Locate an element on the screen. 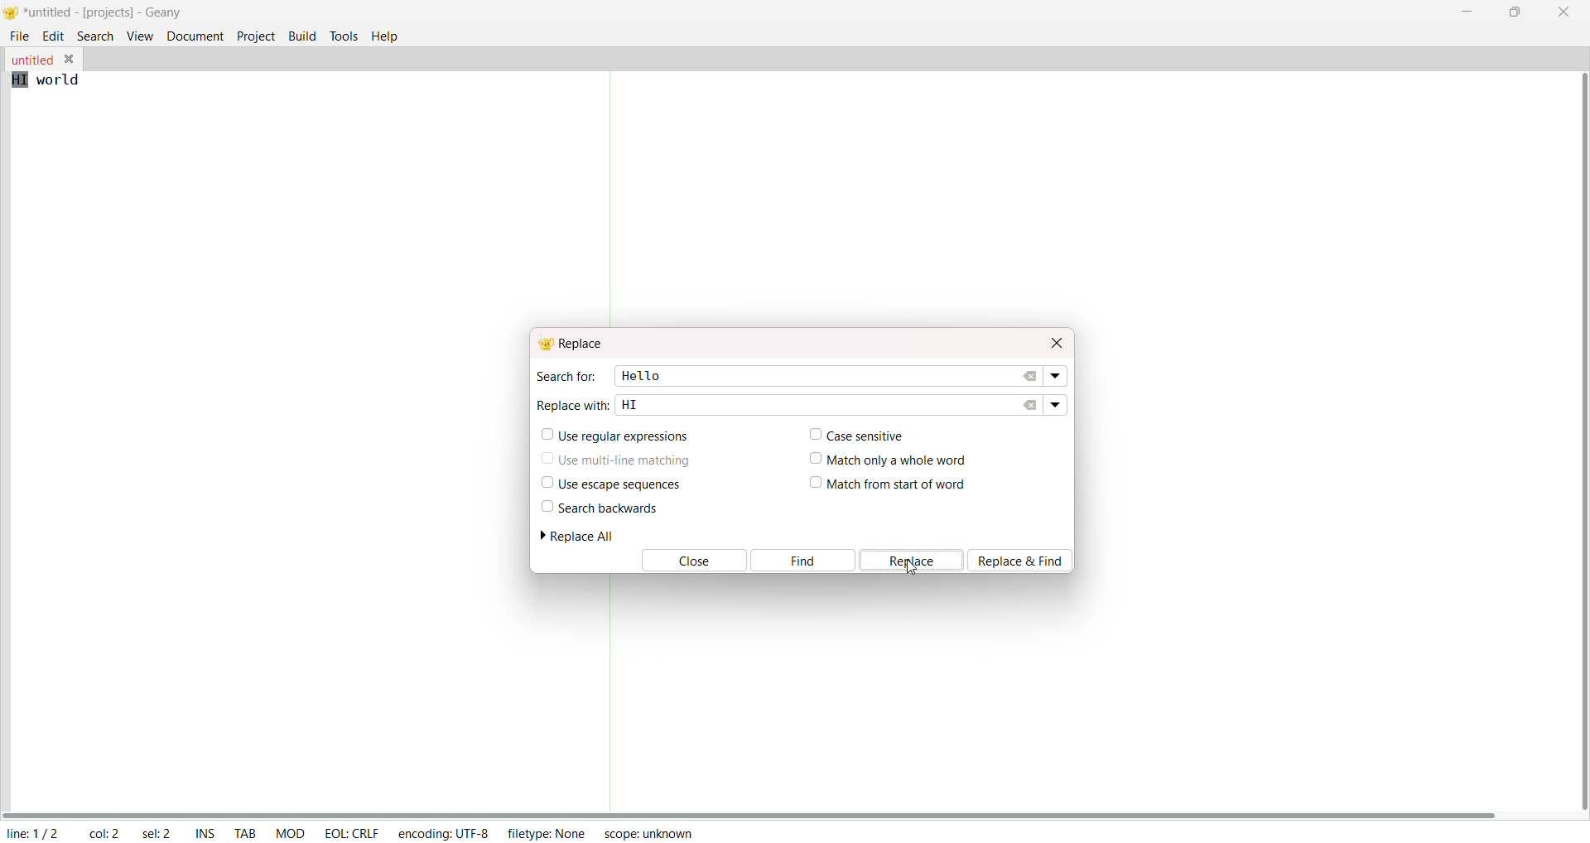  horizontal scroll bar is located at coordinates (752, 813).